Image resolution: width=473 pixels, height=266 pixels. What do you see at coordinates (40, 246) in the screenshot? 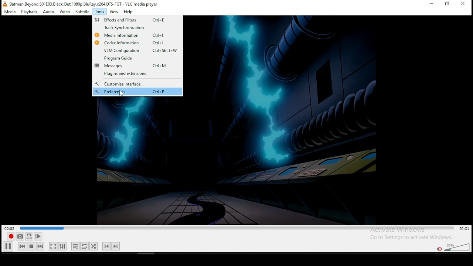
I see `next track in playlist. Skips forward when held` at bounding box center [40, 246].